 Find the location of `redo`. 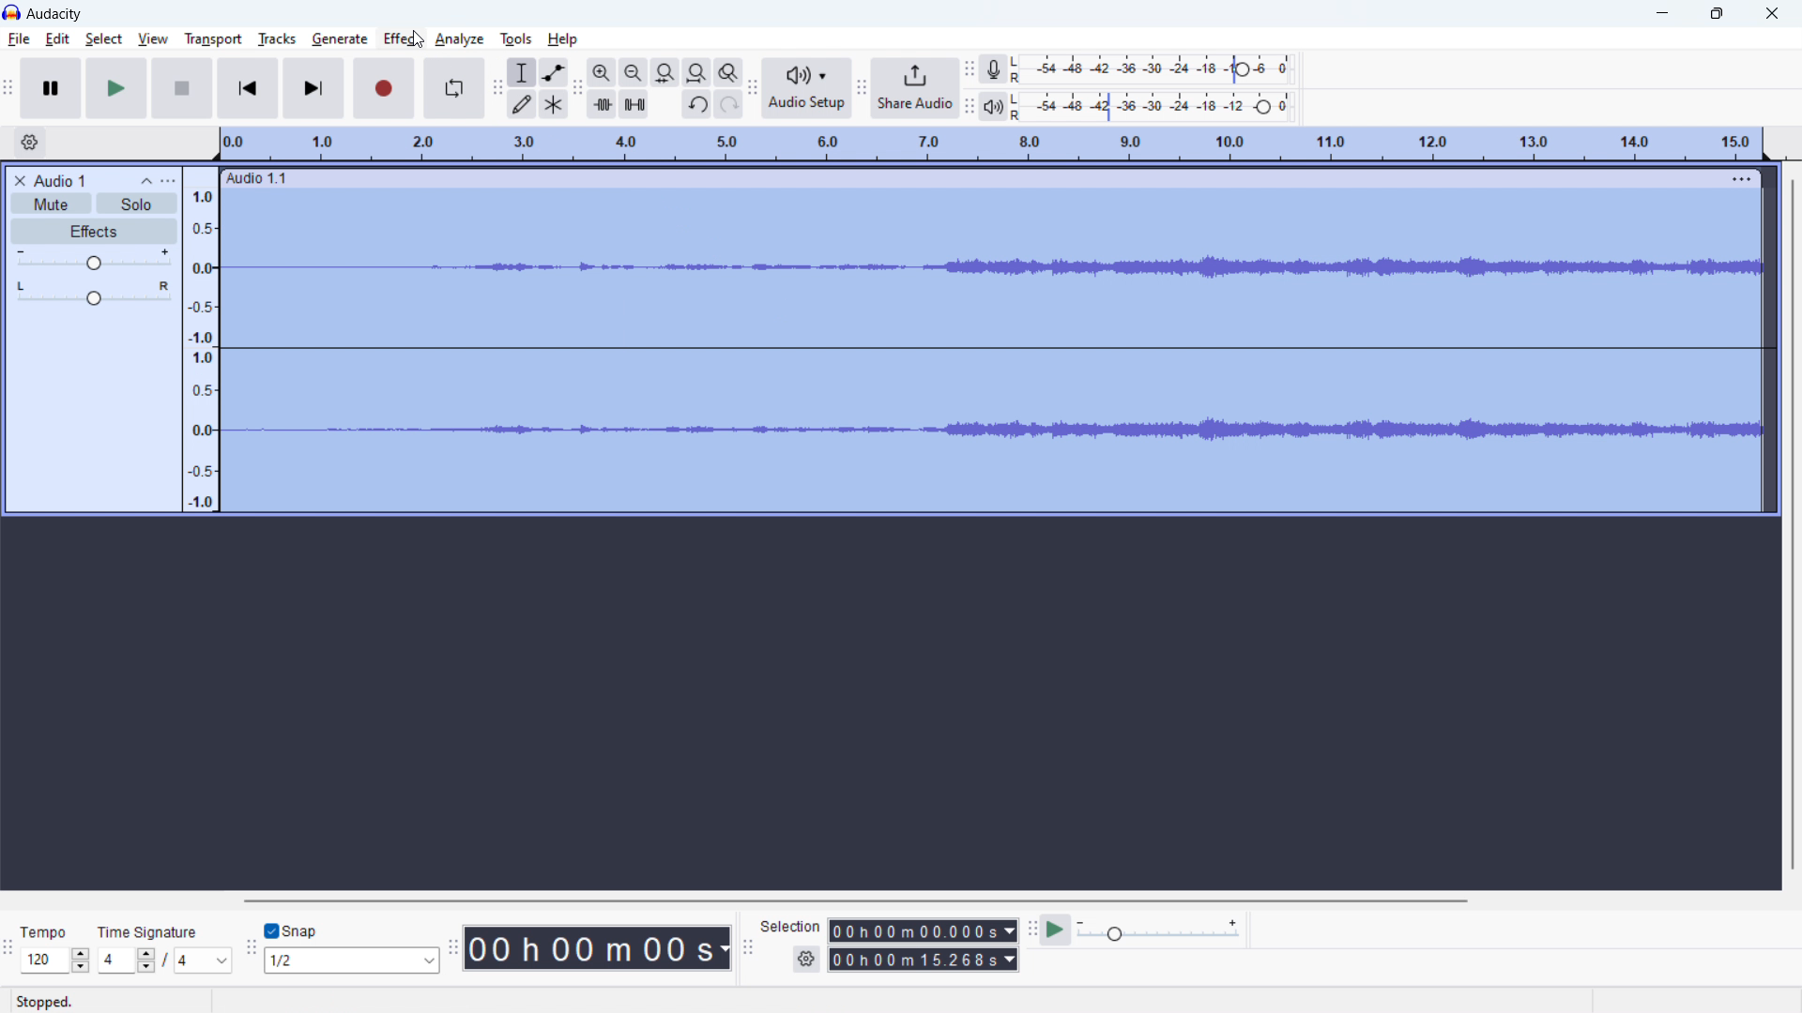

redo is located at coordinates (727, 104).